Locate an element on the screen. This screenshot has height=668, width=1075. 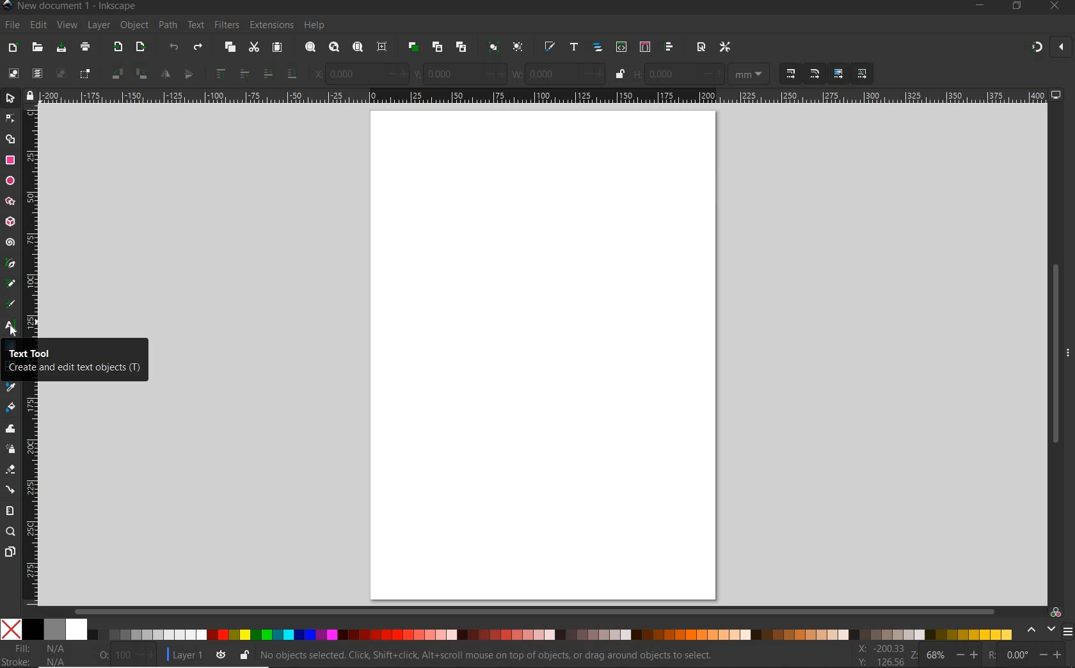
increase/decrease is located at coordinates (147, 655).